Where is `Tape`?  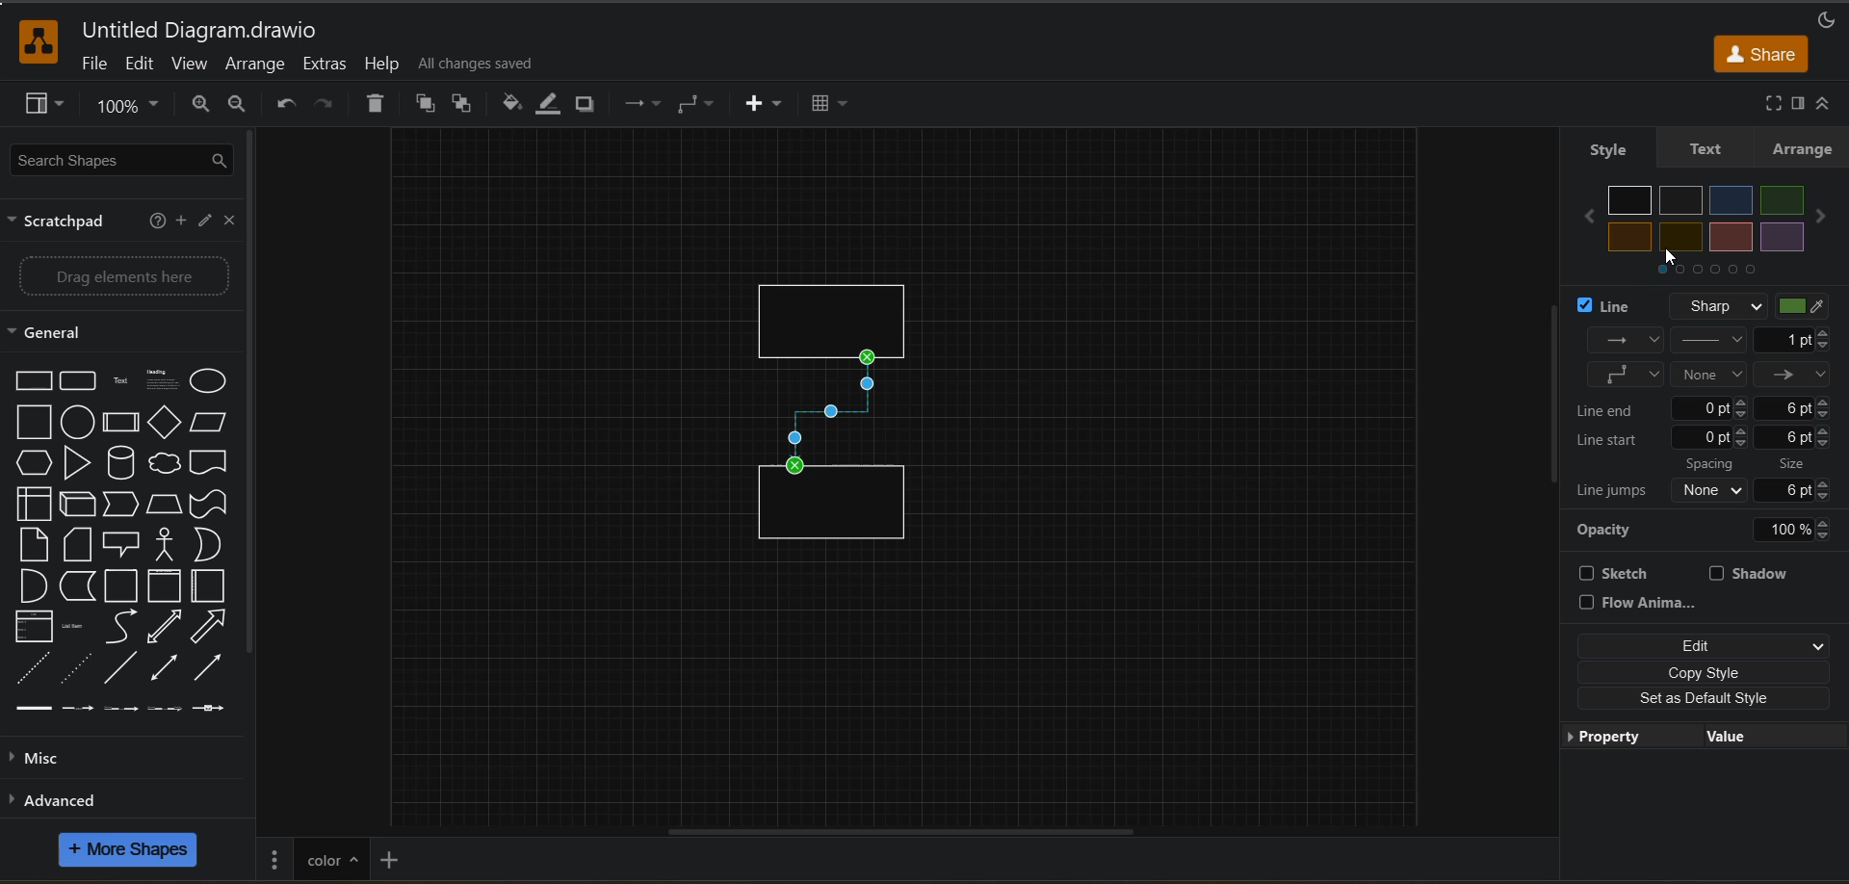
Tape is located at coordinates (210, 505).